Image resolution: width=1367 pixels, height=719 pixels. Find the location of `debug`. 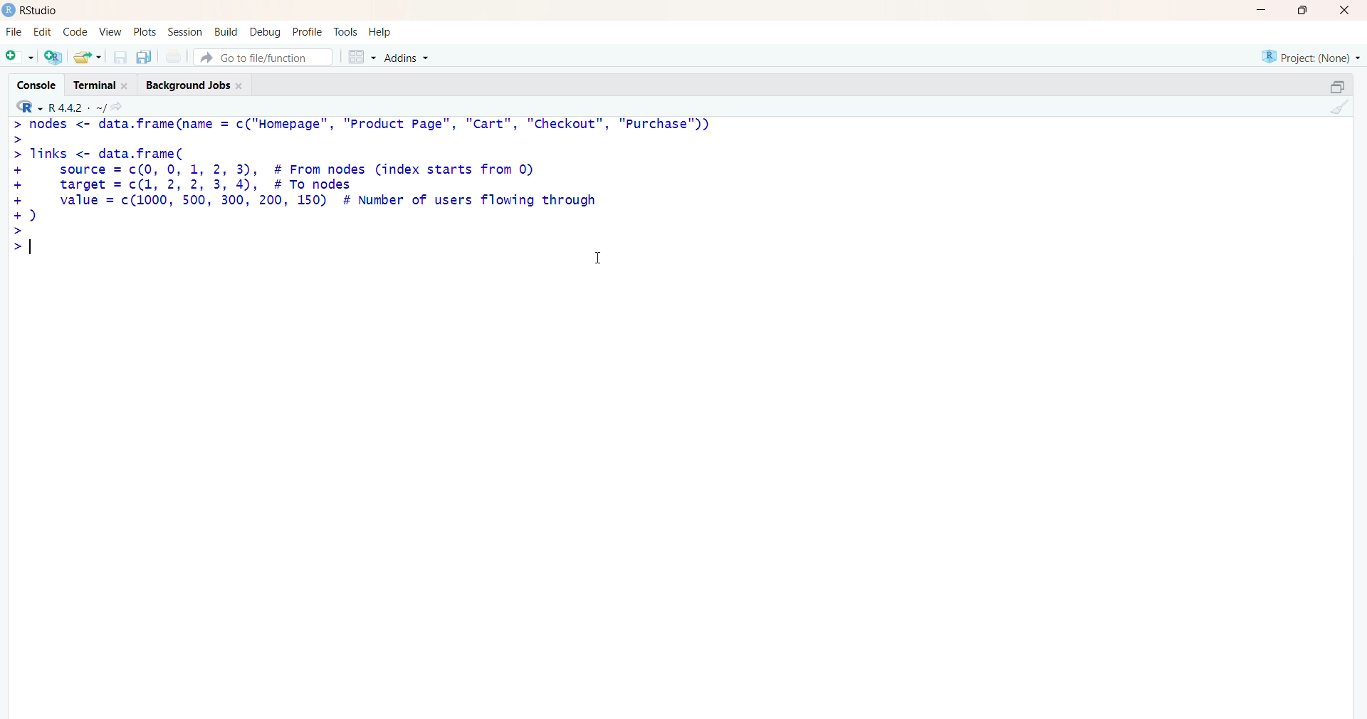

debug is located at coordinates (263, 32).